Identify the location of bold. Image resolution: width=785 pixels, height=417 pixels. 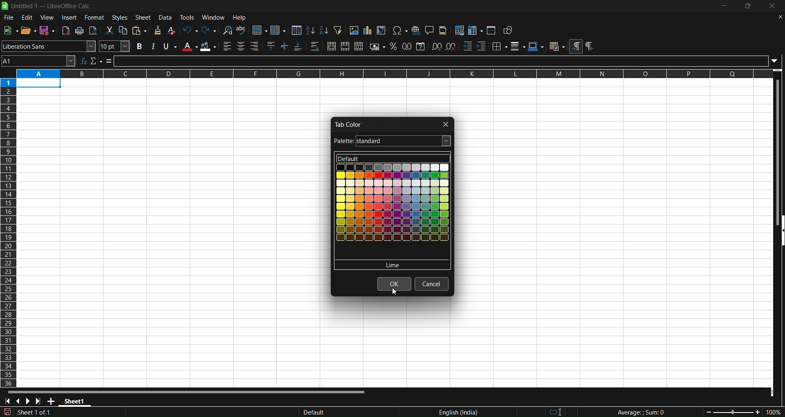
(138, 47).